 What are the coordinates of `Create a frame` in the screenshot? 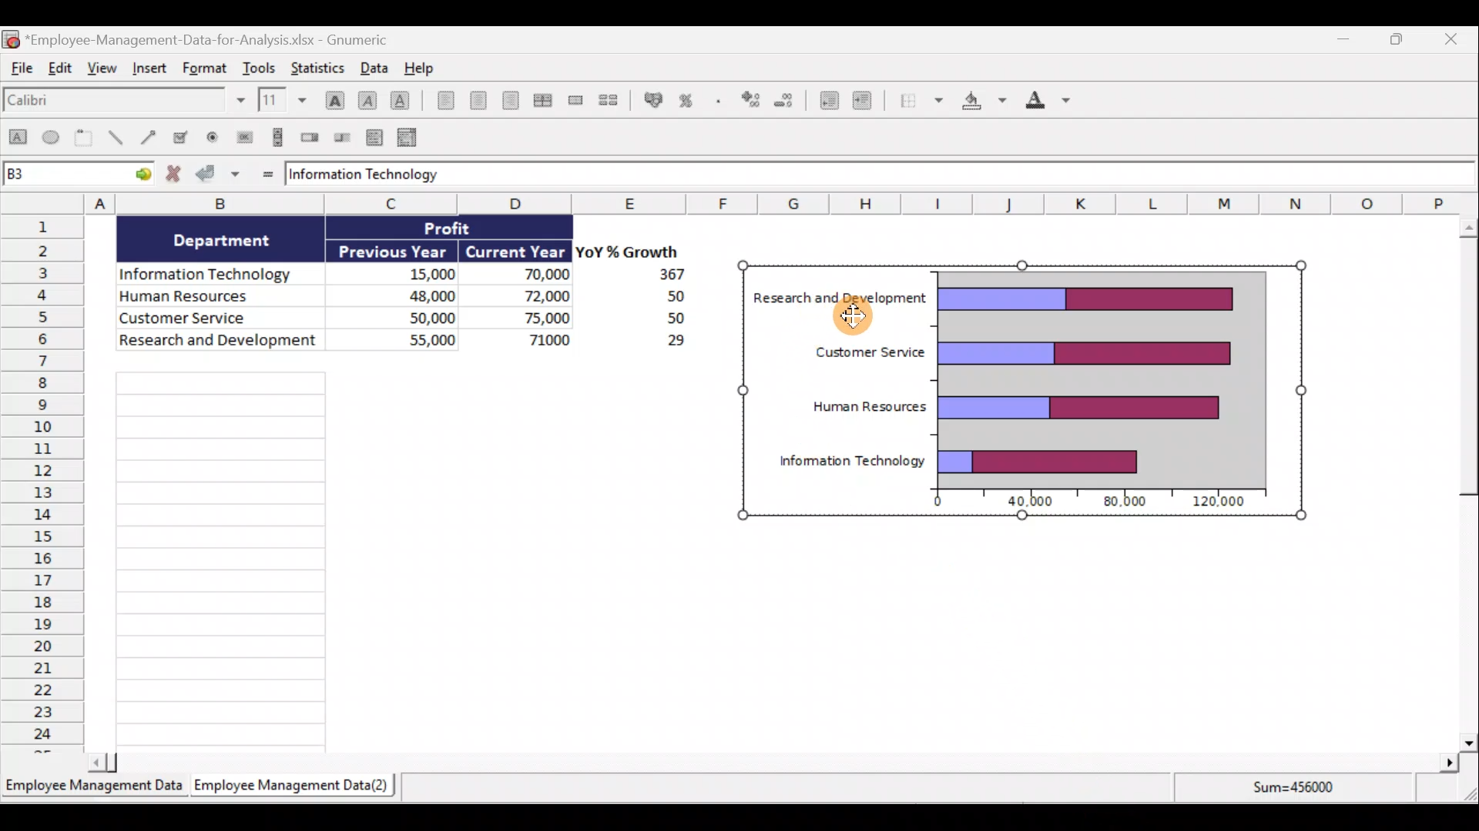 It's located at (84, 137).